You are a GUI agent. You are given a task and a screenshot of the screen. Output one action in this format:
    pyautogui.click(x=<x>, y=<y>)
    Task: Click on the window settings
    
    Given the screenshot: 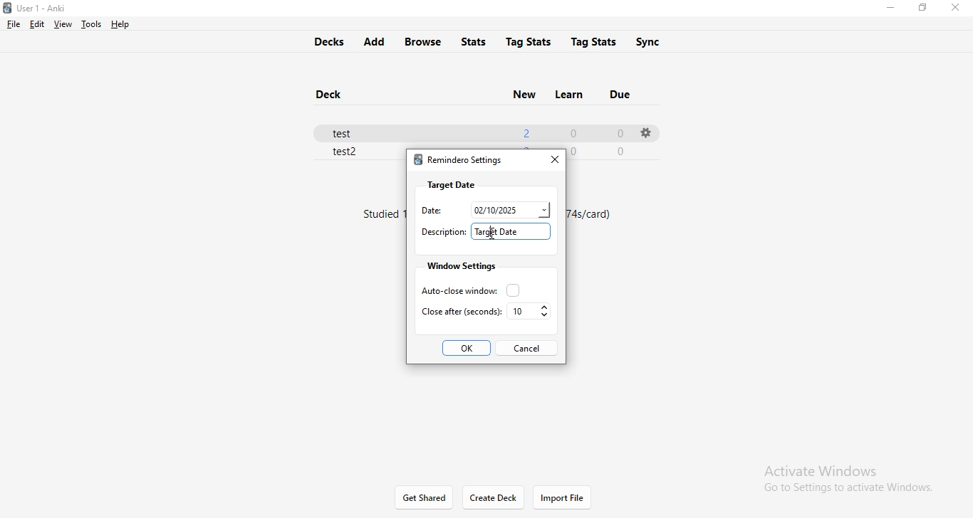 What is the action you would take?
    pyautogui.click(x=459, y=266)
    